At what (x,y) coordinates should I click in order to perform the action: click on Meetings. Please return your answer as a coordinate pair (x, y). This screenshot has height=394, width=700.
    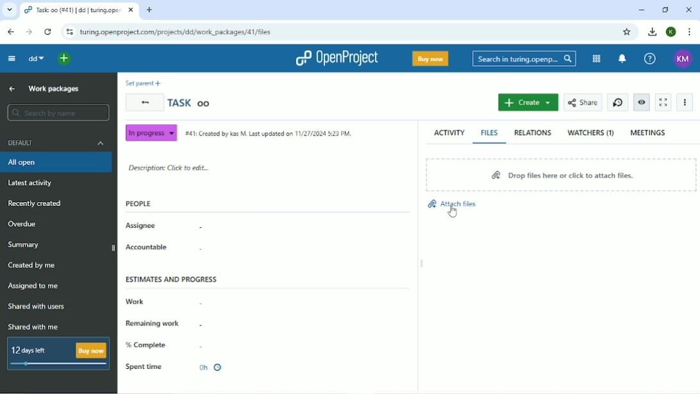
    Looking at the image, I should click on (649, 133).